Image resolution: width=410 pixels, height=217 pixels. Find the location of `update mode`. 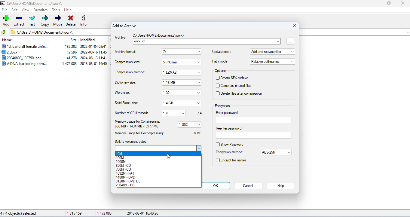

update mode is located at coordinates (222, 51).